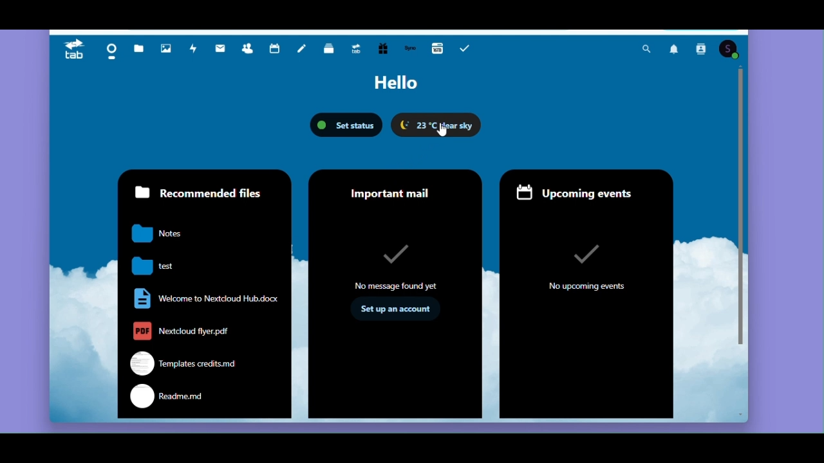 The height and width of the screenshot is (463, 824). What do you see at coordinates (177, 331) in the screenshot?
I see `nextcloud flyer.pdf` at bounding box center [177, 331].